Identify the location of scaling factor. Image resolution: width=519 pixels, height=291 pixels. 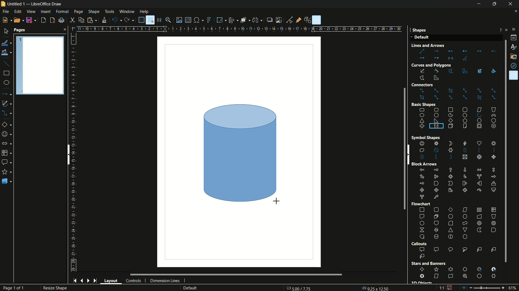
(441, 289).